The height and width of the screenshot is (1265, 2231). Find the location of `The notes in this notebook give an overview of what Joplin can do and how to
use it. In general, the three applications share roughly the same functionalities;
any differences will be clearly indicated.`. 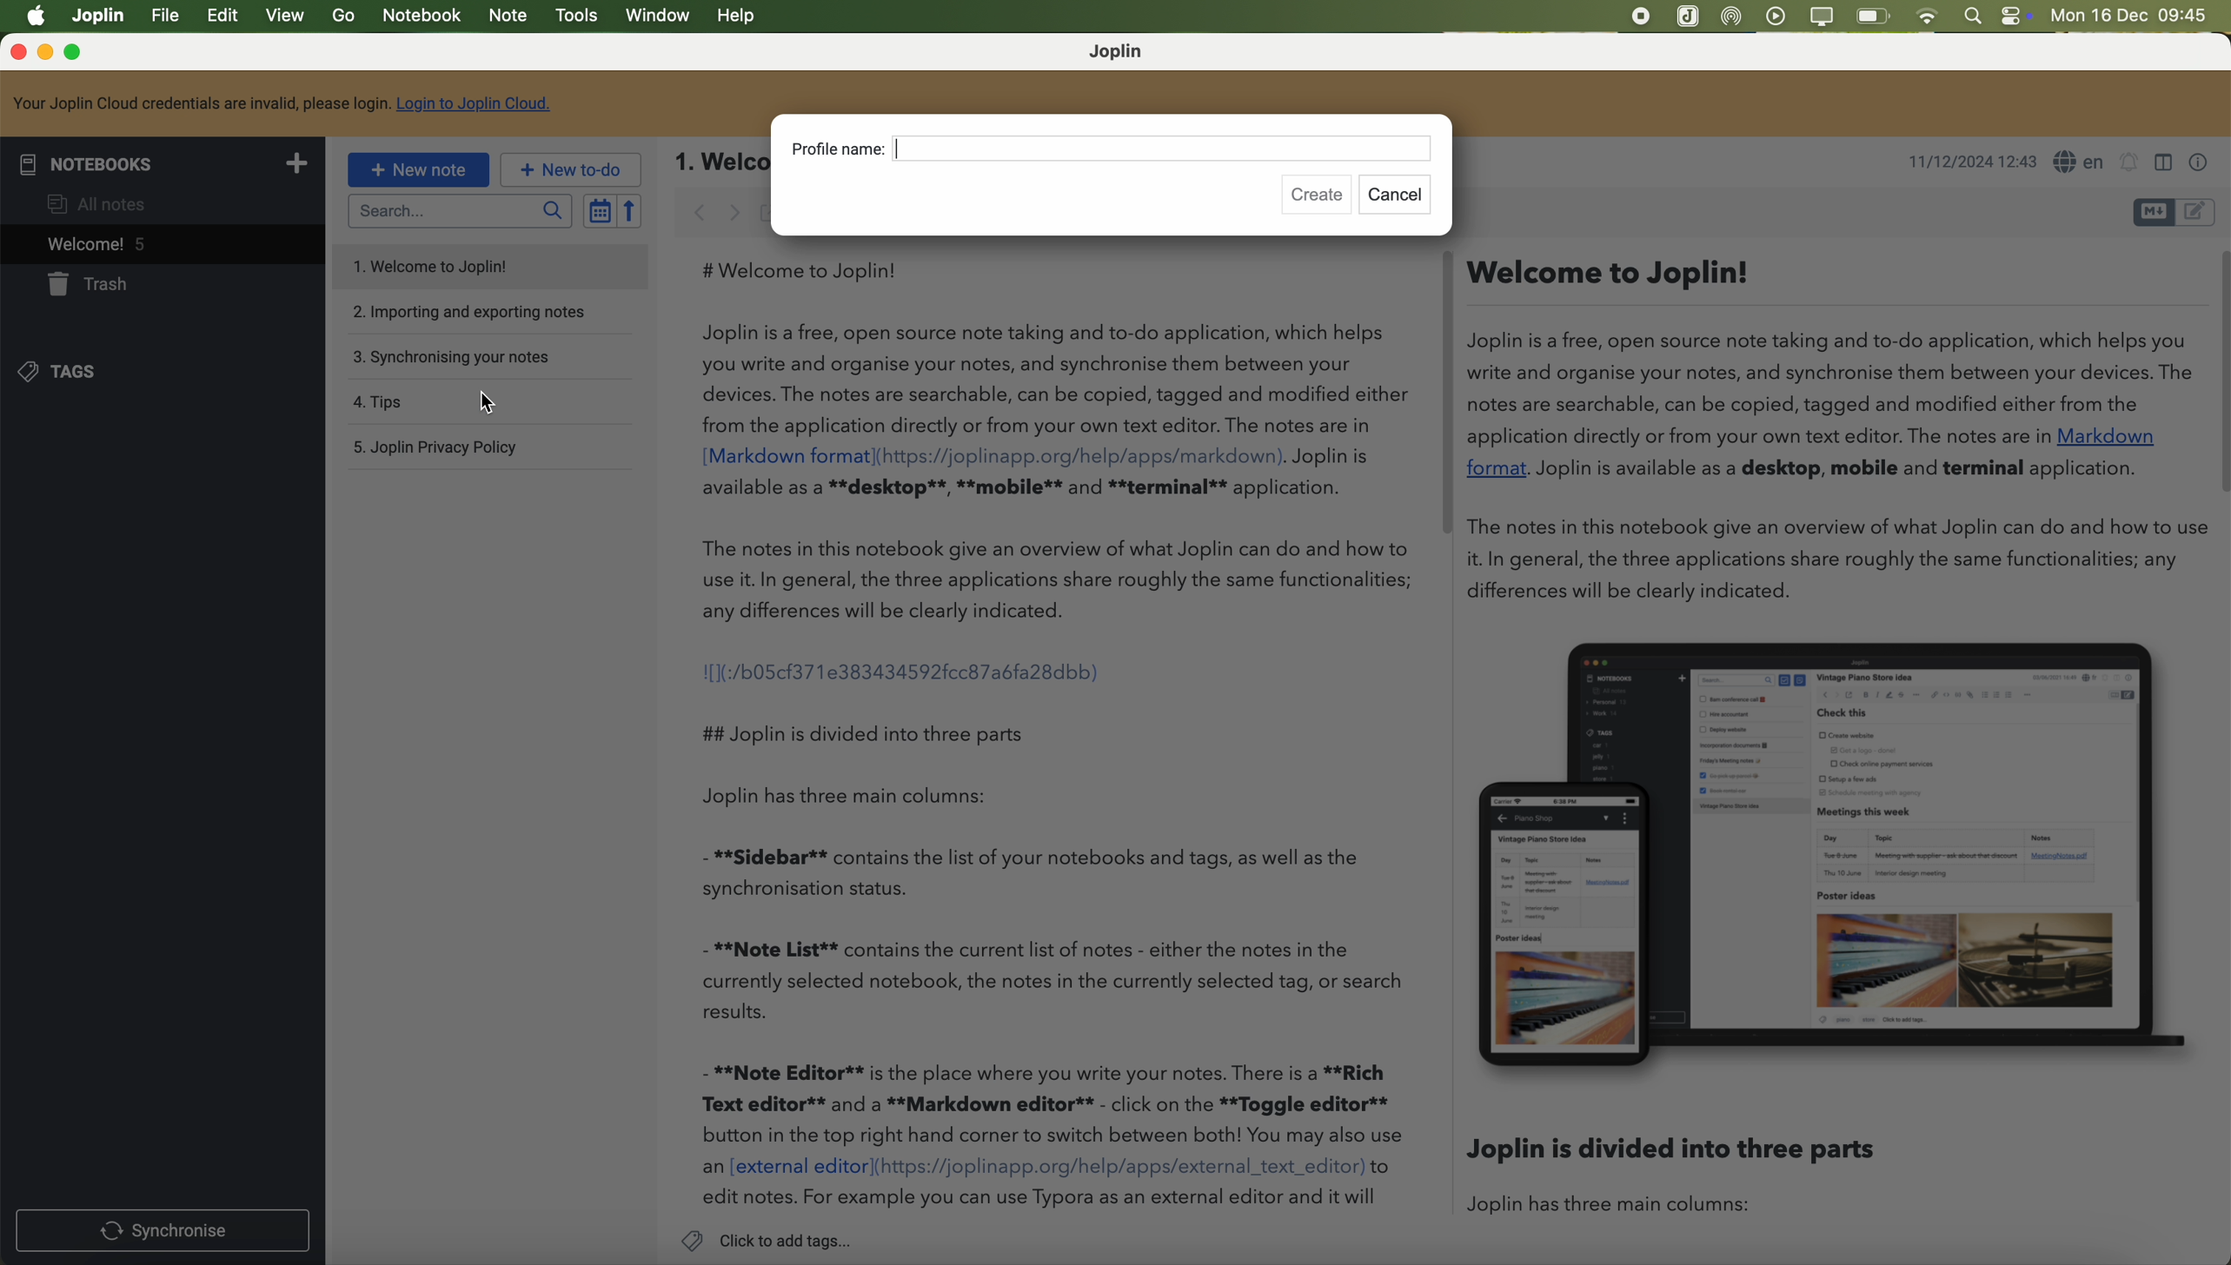

The notes in this notebook give an overview of what Joplin can do and how to
use it. In general, the three applications share roughly the same functionalities;
any differences will be clearly indicated. is located at coordinates (1060, 580).